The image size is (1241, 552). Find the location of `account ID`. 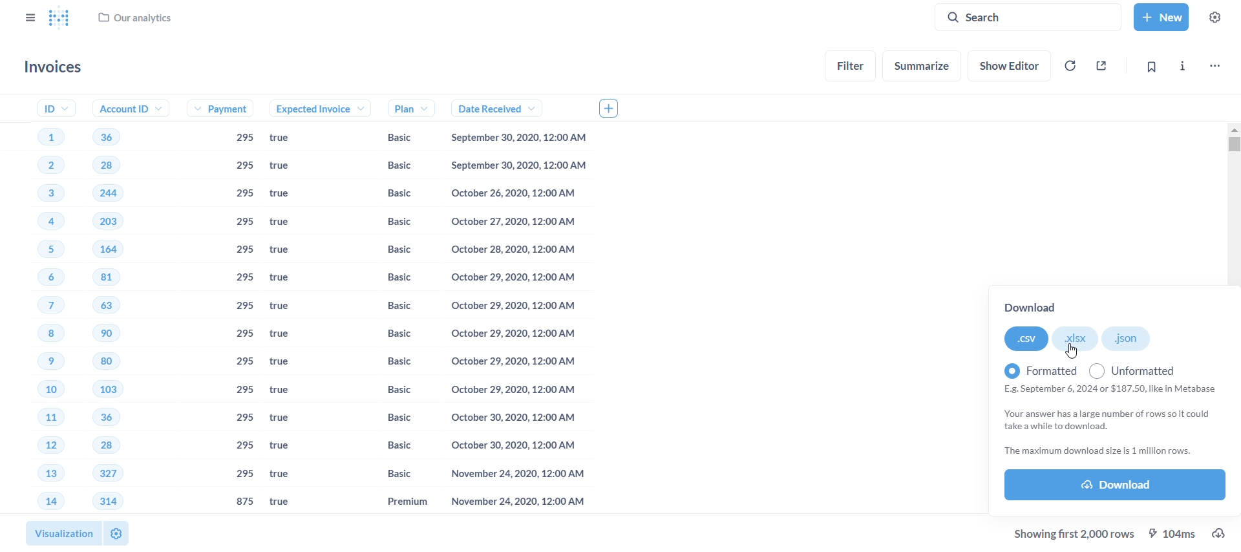

account ID is located at coordinates (126, 109).